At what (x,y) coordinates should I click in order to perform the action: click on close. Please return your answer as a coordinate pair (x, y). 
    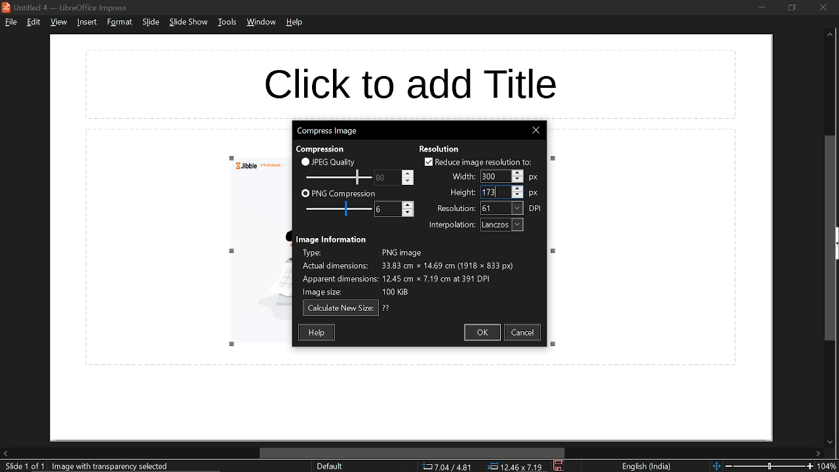
    Looking at the image, I should click on (537, 130).